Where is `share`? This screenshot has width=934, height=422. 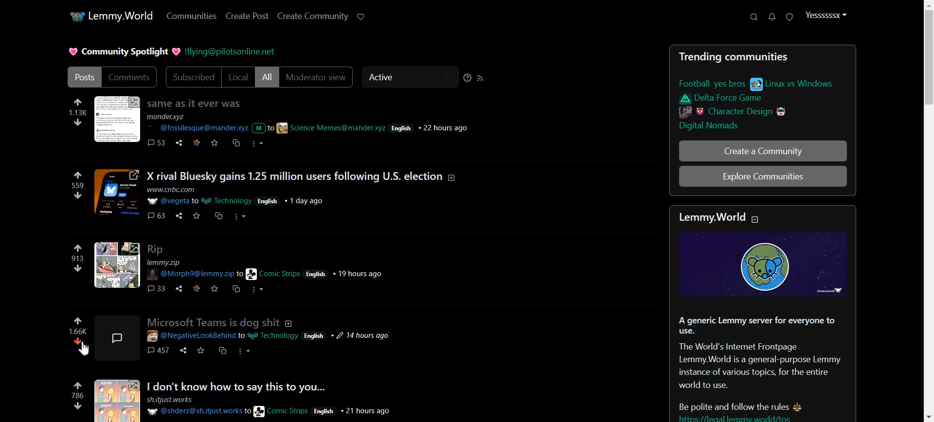
share is located at coordinates (180, 142).